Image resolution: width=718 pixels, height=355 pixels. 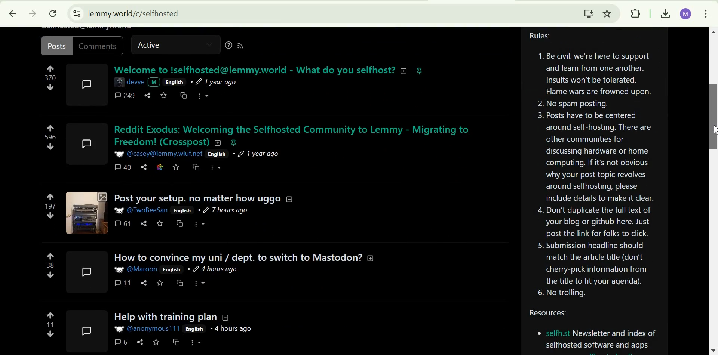 I want to click on How to convince my uni/dept. to switch to Mastodon?, so click(x=237, y=257).